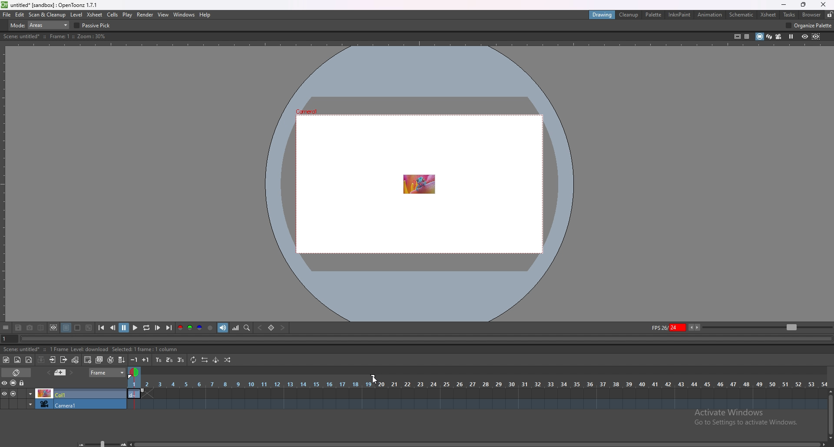  Describe the element at coordinates (260, 328) in the screenshot. I see `previous key` at that location.